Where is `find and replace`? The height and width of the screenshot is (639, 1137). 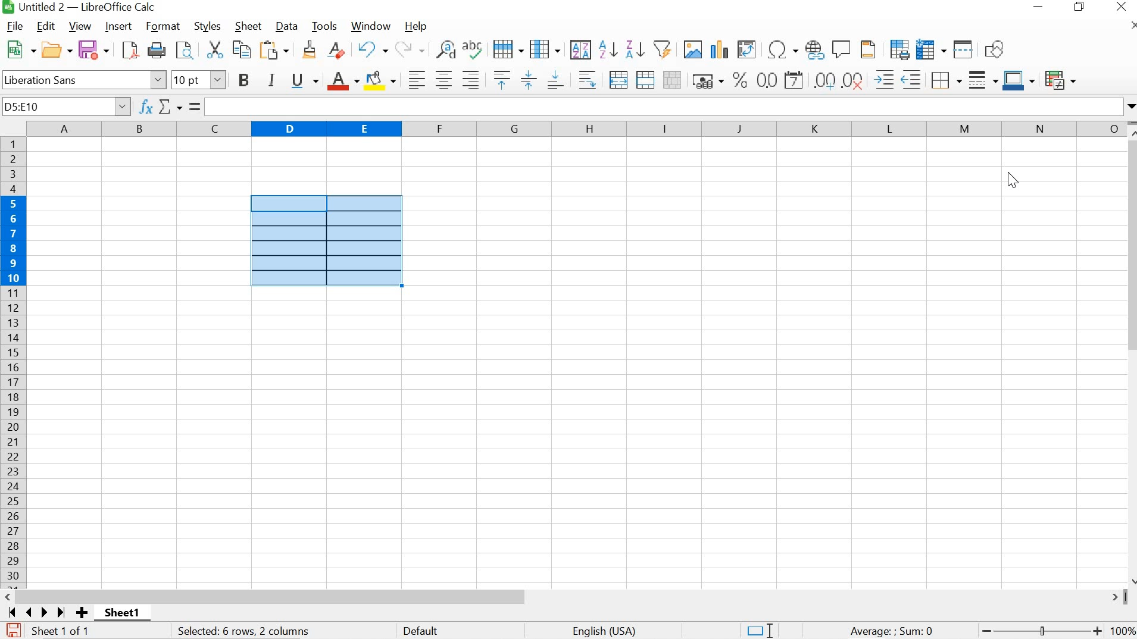
find and replace is located at coordinates (447, 50).